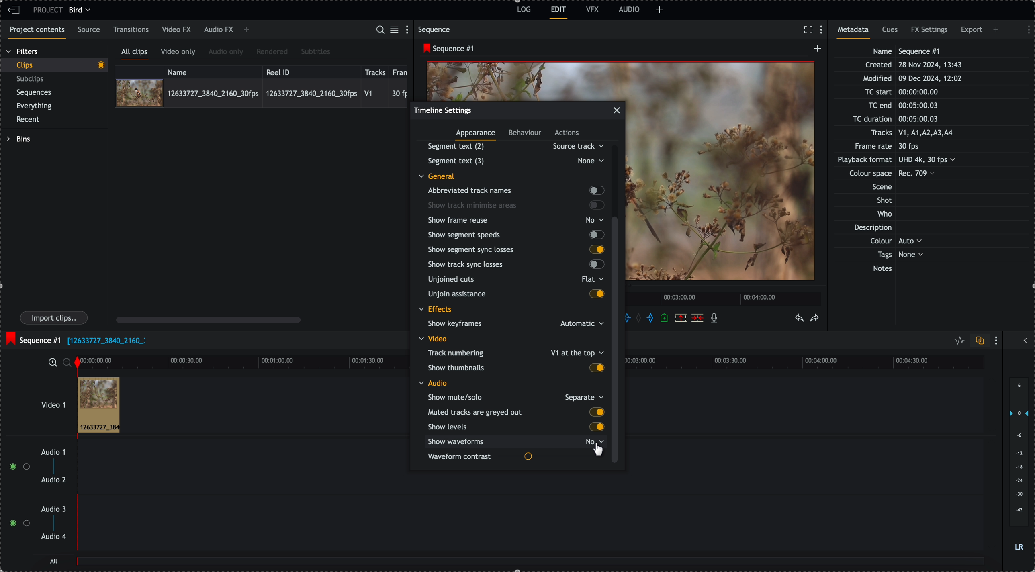  I want to click on timeline, so click(725, 298).